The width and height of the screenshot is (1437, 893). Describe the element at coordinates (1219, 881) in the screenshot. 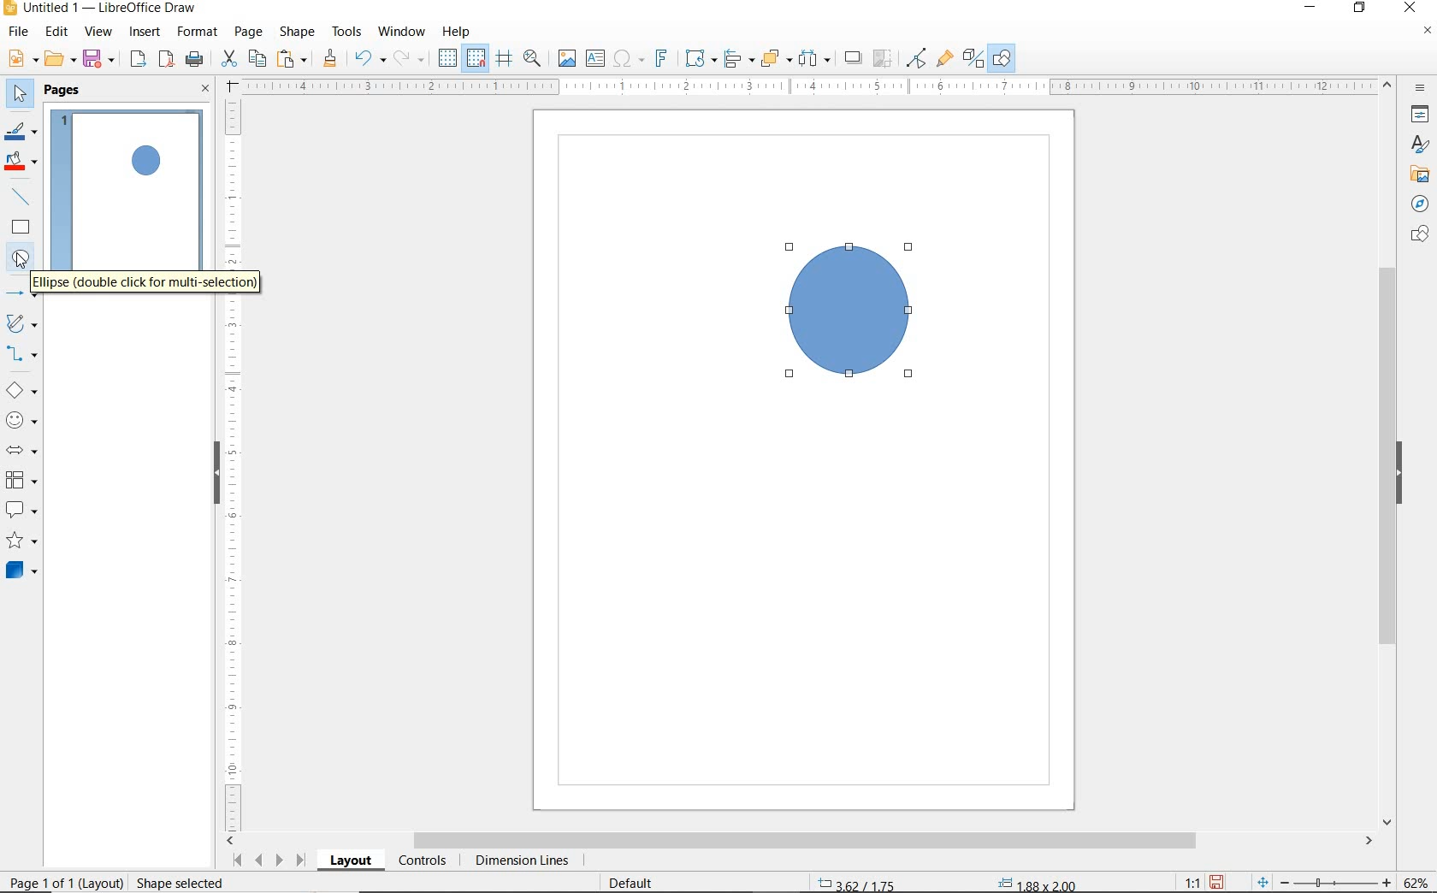

I see `SAVE` at that location.